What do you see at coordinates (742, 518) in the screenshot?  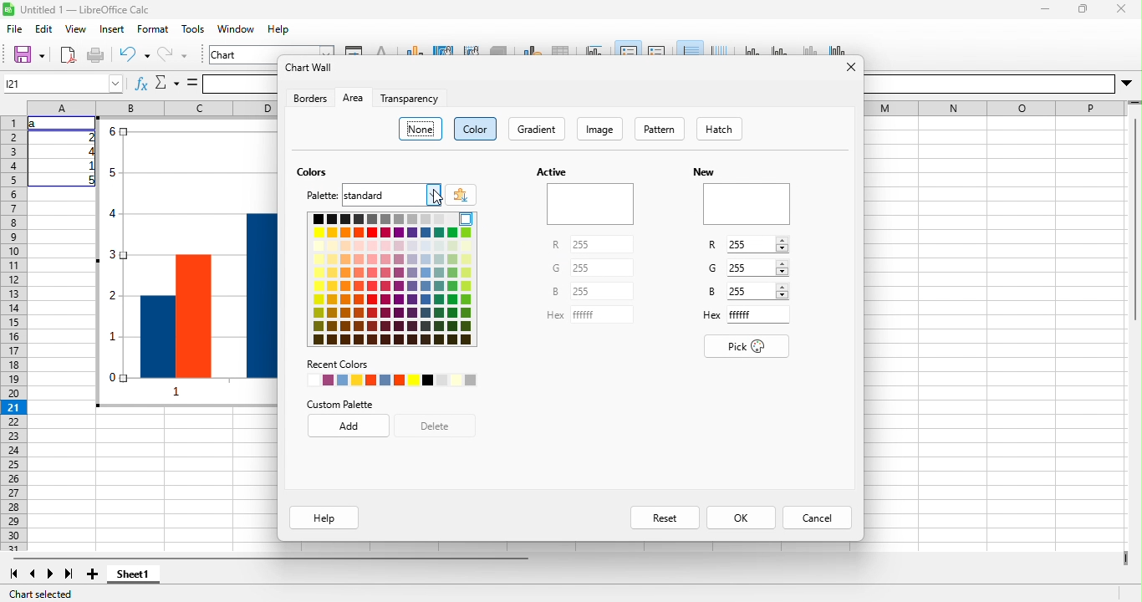 I see `ok` at bounding box center [742, 518].